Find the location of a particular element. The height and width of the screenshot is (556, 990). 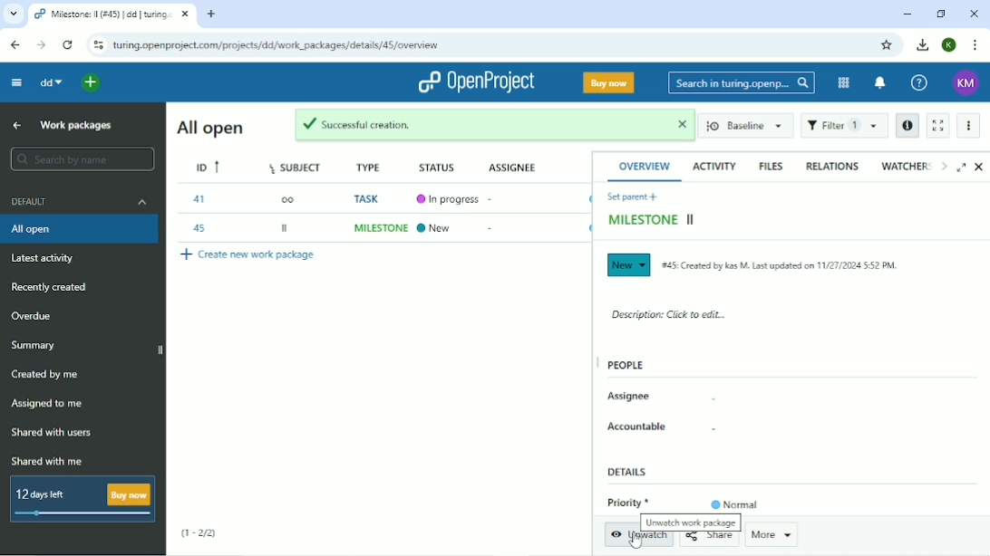

Collapse project menu is located at coordinates (17, 83).